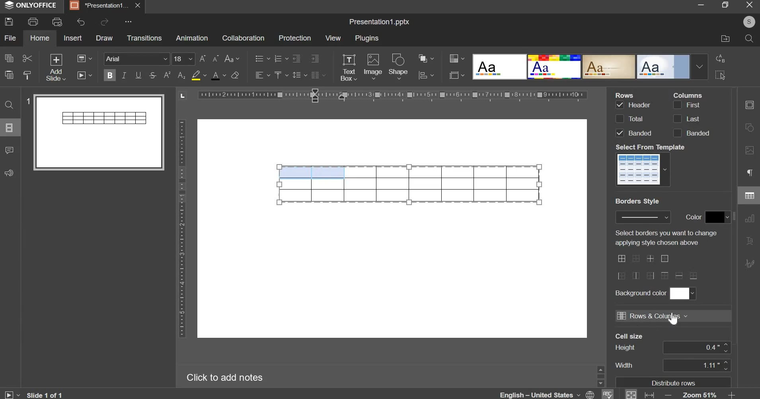 This screenshot has height=399, width=760. I want to click on font size, so click(195, 59).